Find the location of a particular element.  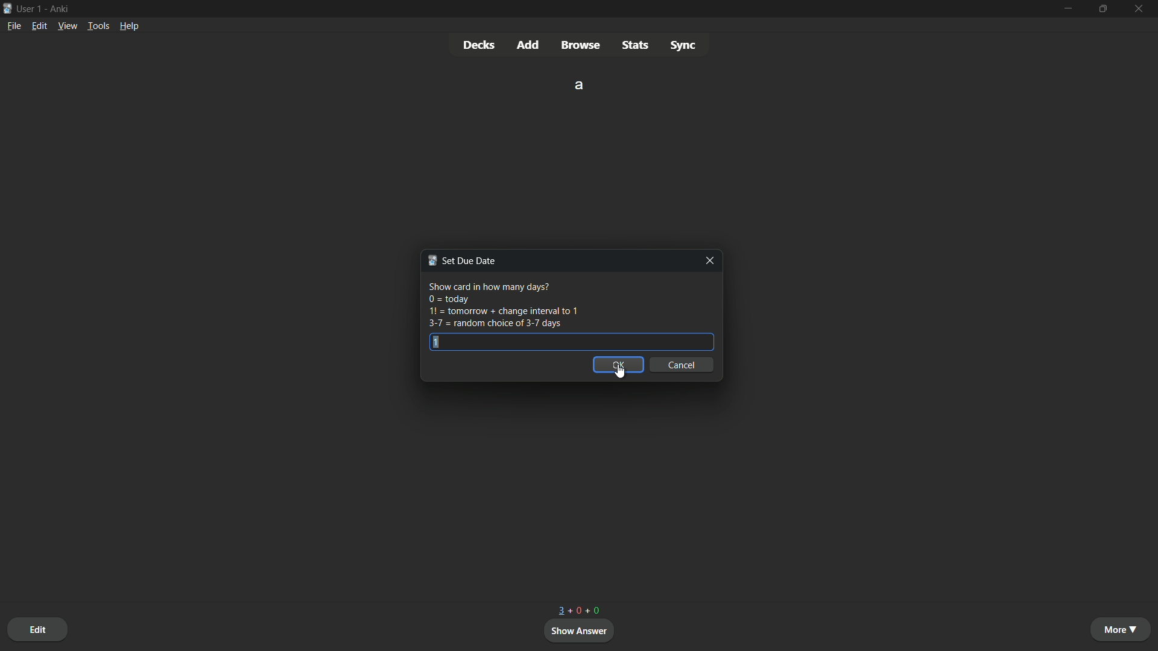

file menu is located at coordinates (14, 26).